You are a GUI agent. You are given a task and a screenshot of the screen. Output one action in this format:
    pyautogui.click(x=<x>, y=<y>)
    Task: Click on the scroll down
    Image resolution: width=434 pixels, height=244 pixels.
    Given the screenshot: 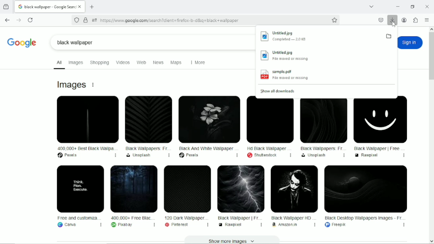 What is the action you would take?
    pyautogui.click(x=431, y=241)
    